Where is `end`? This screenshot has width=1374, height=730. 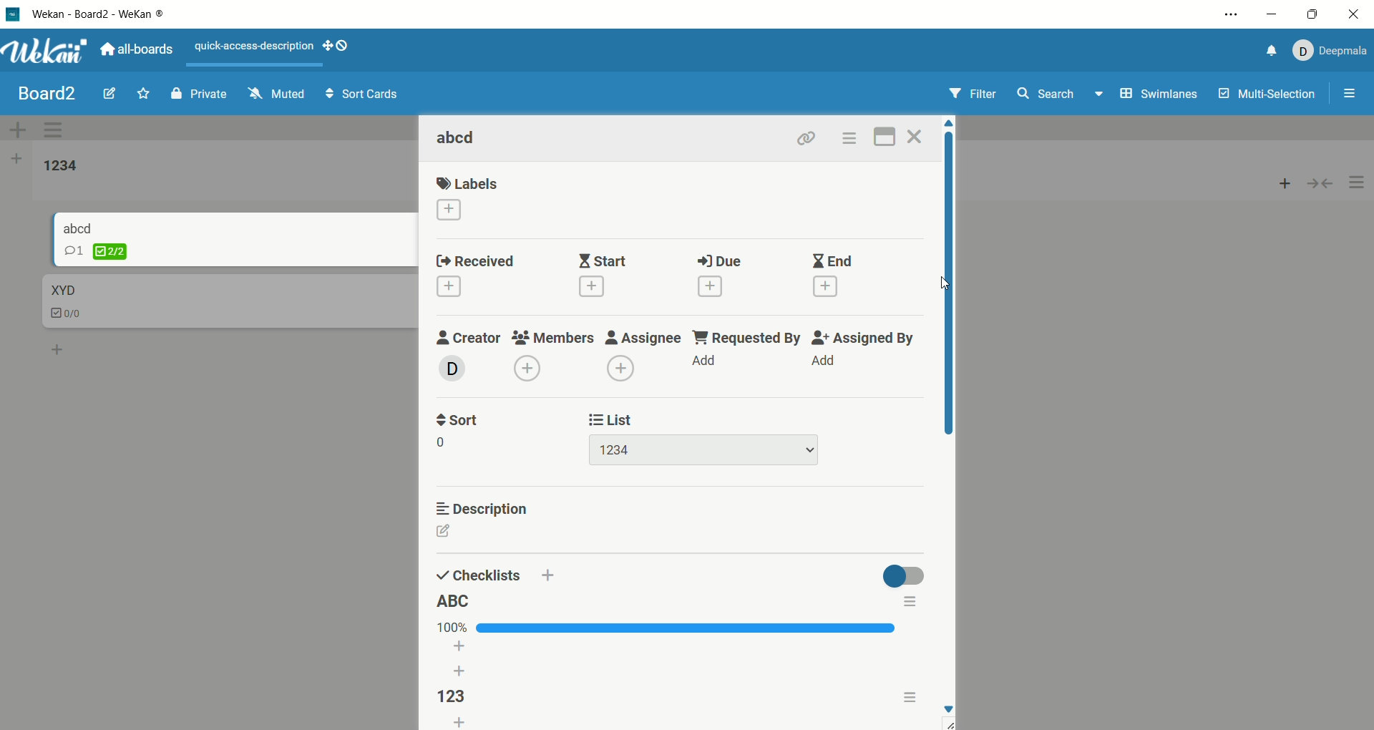
end is located at coordinates (834, 261).